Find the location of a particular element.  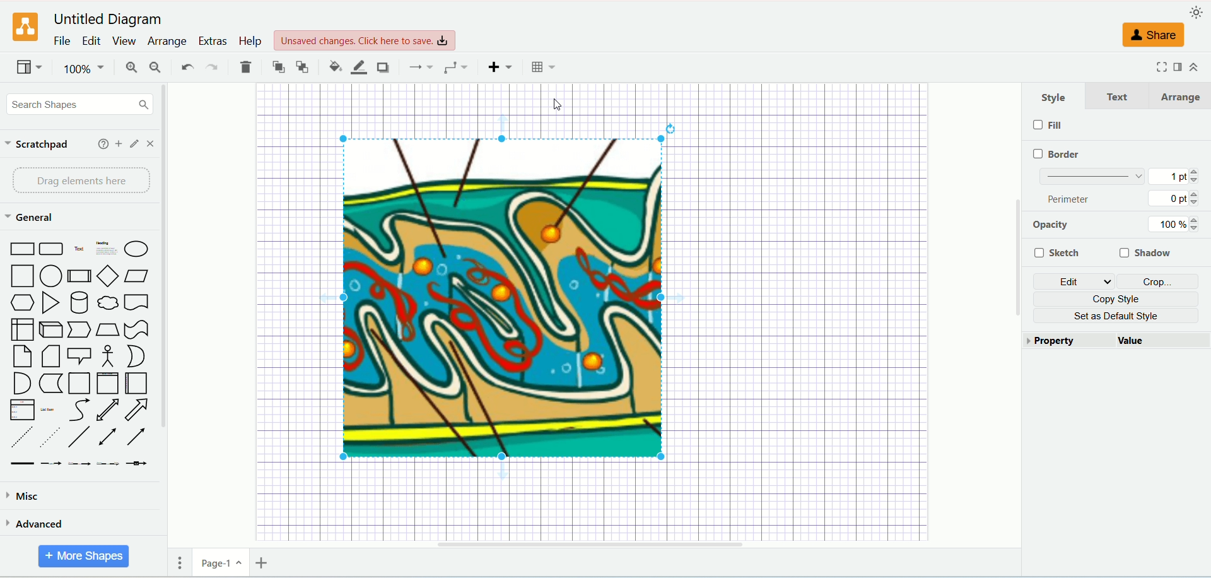

Vertical Scroll Bar is located at coordinates (1014, 310).